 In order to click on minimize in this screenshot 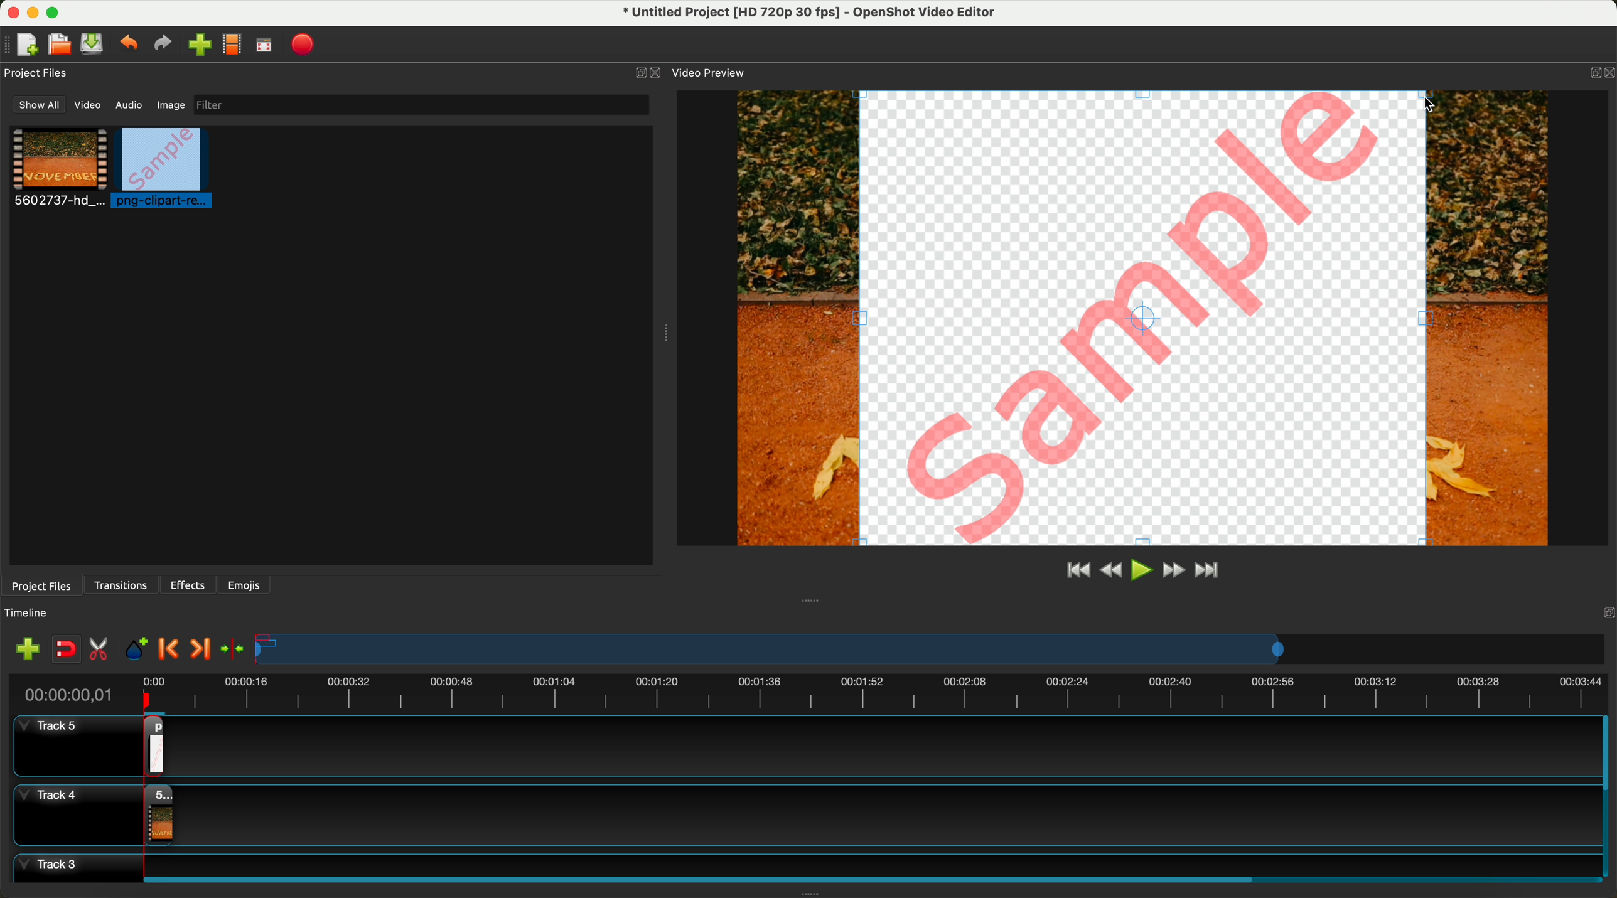, I will do `click(33, 15)`.